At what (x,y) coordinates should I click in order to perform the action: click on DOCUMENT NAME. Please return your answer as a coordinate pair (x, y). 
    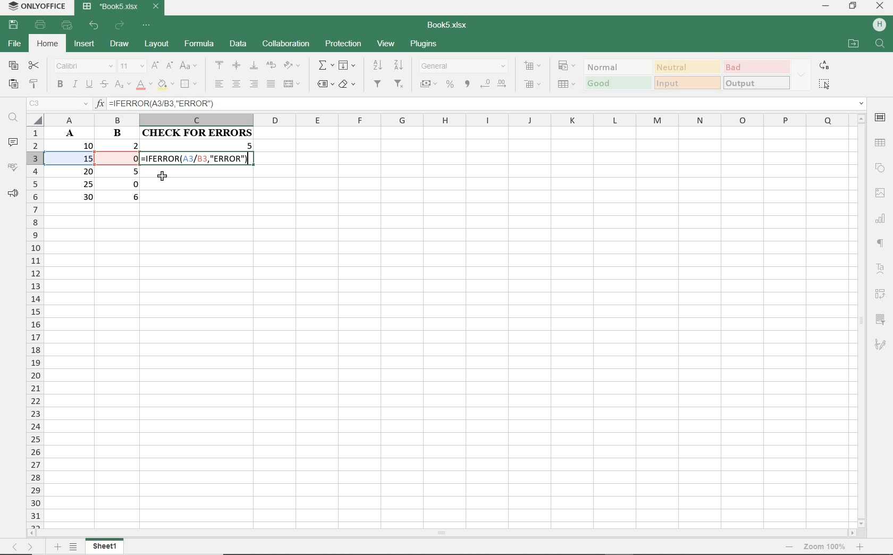
    Looking at the image, I should click on (448, 24).